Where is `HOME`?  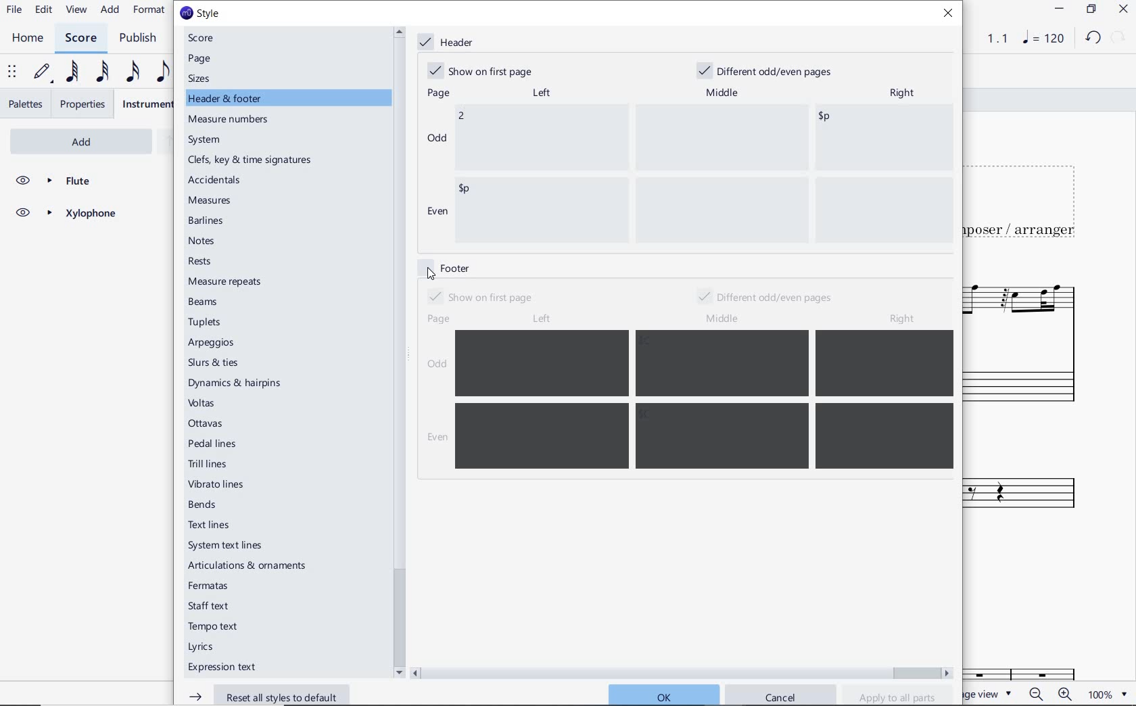 HOME is located at coordinates (28, 39).